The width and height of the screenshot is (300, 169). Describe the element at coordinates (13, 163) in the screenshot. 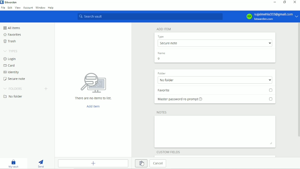

I see `My vault` at that location.